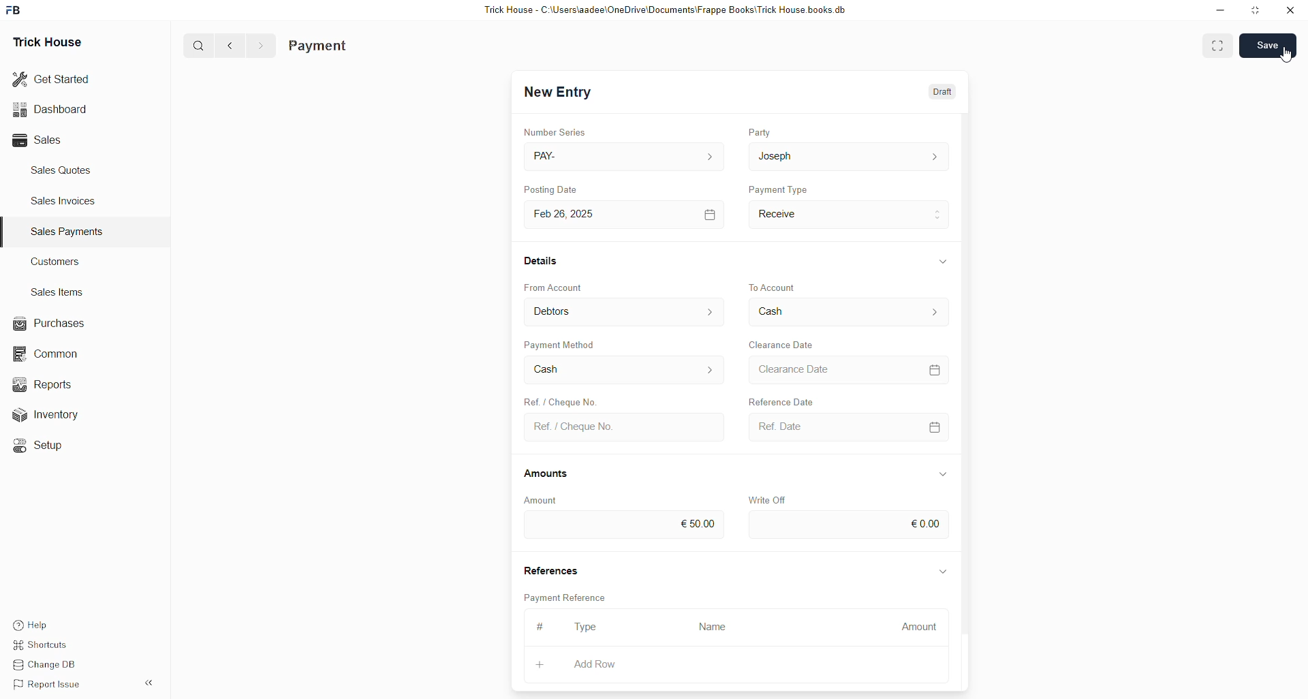 This screenshot has height=699, width=1308. I want to click on Search, so click(198, 45).